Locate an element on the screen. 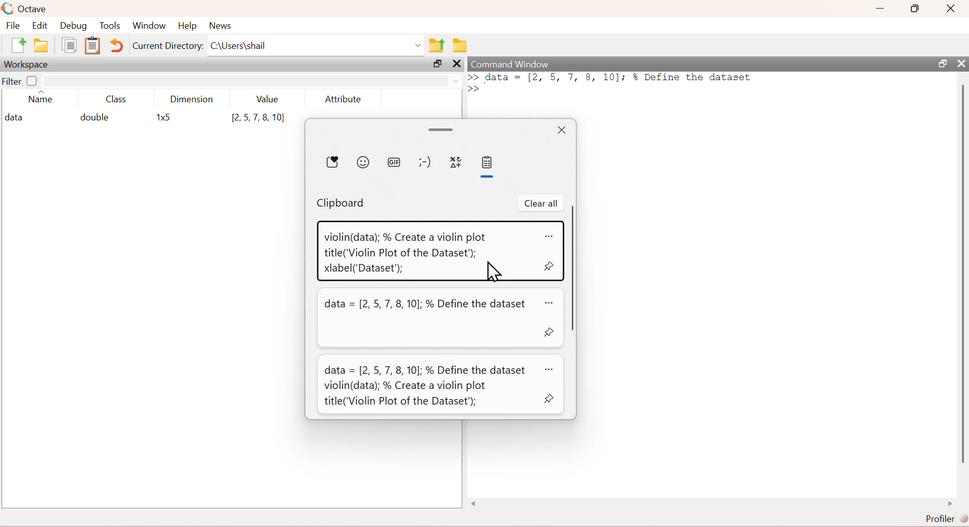 This screenshot has height=527, width=969. data = [2, 5, 7, 8, 10]; % Define the dataset is located at coordinates (427, 305).